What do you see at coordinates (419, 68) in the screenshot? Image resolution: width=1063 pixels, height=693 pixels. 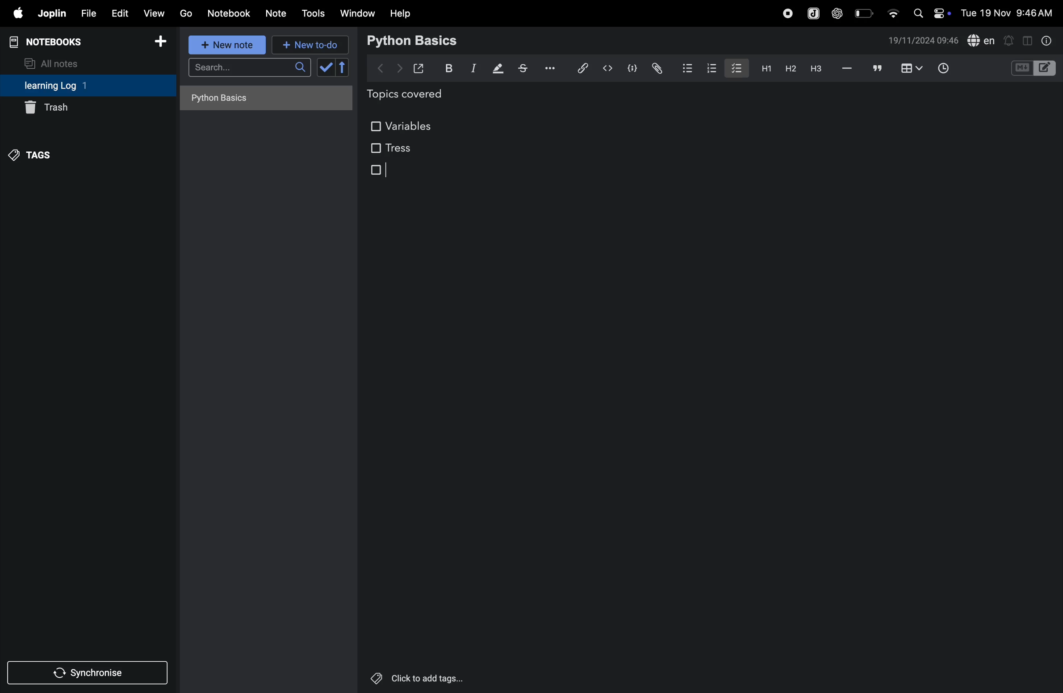 I see `open` at bounding box center [419, 68].